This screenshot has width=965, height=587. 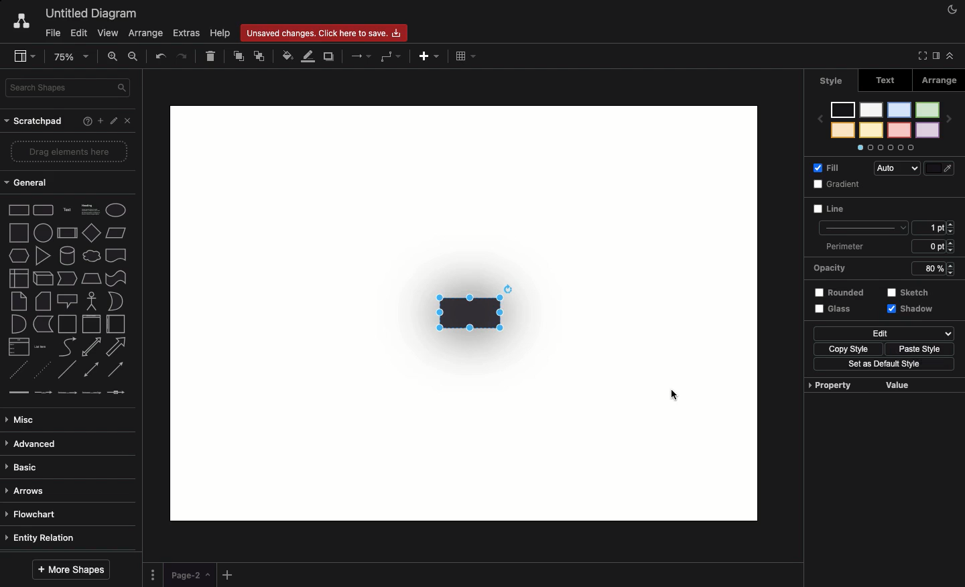 I want to click on File, so click(x=51, y=33).